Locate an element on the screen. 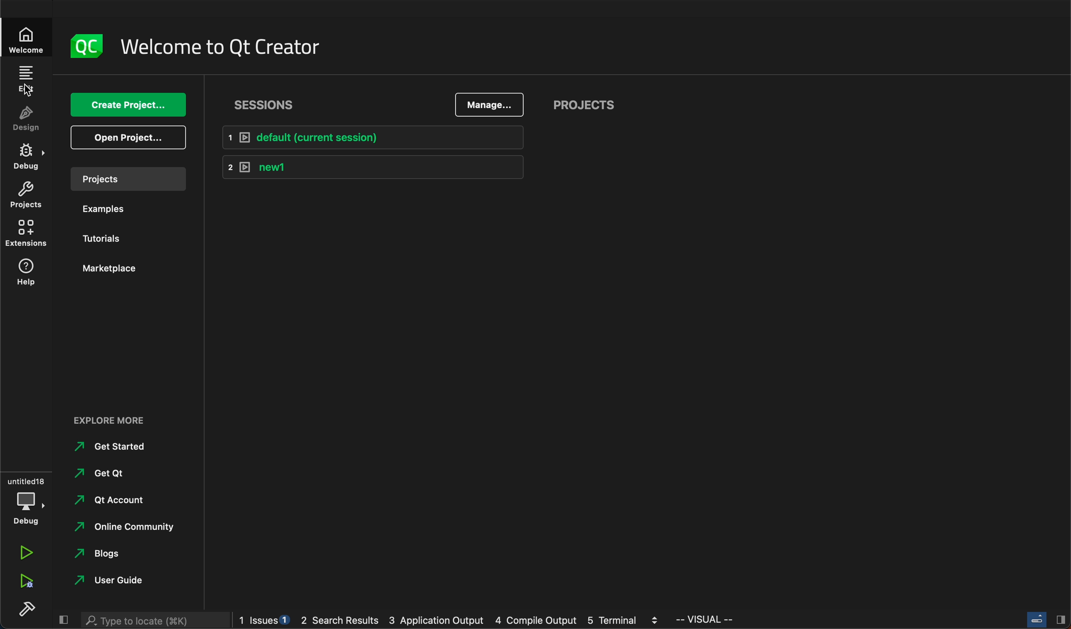  terminal is located at coordinates (620, 618).